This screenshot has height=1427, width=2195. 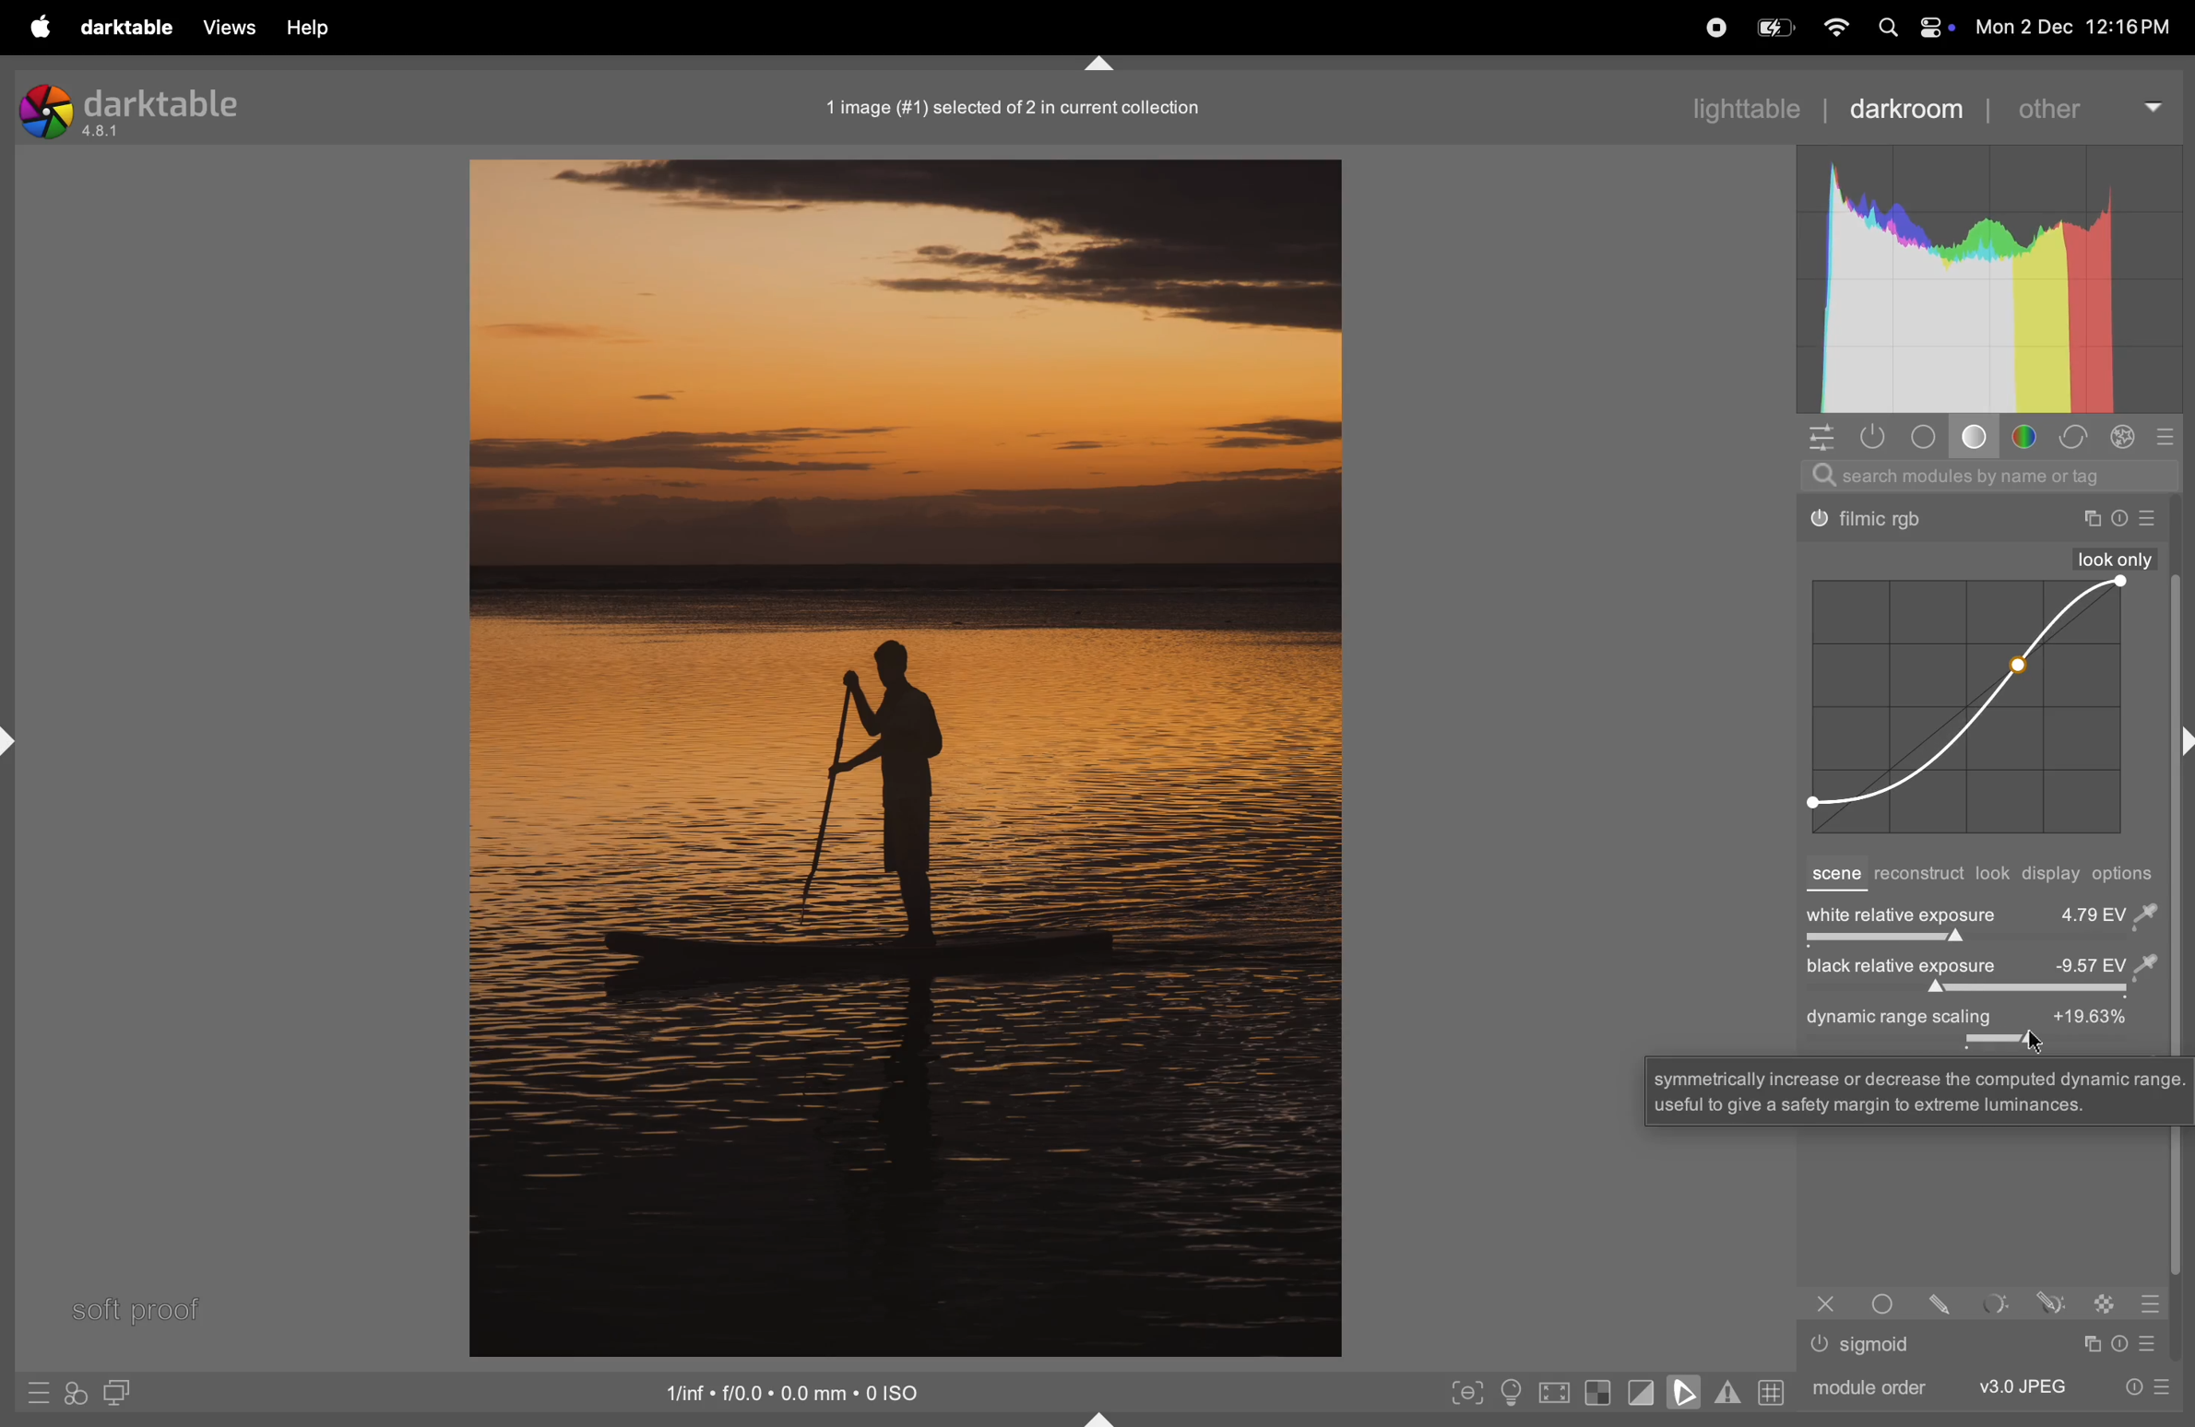 I want to click on help, so click(x=306, y=29).